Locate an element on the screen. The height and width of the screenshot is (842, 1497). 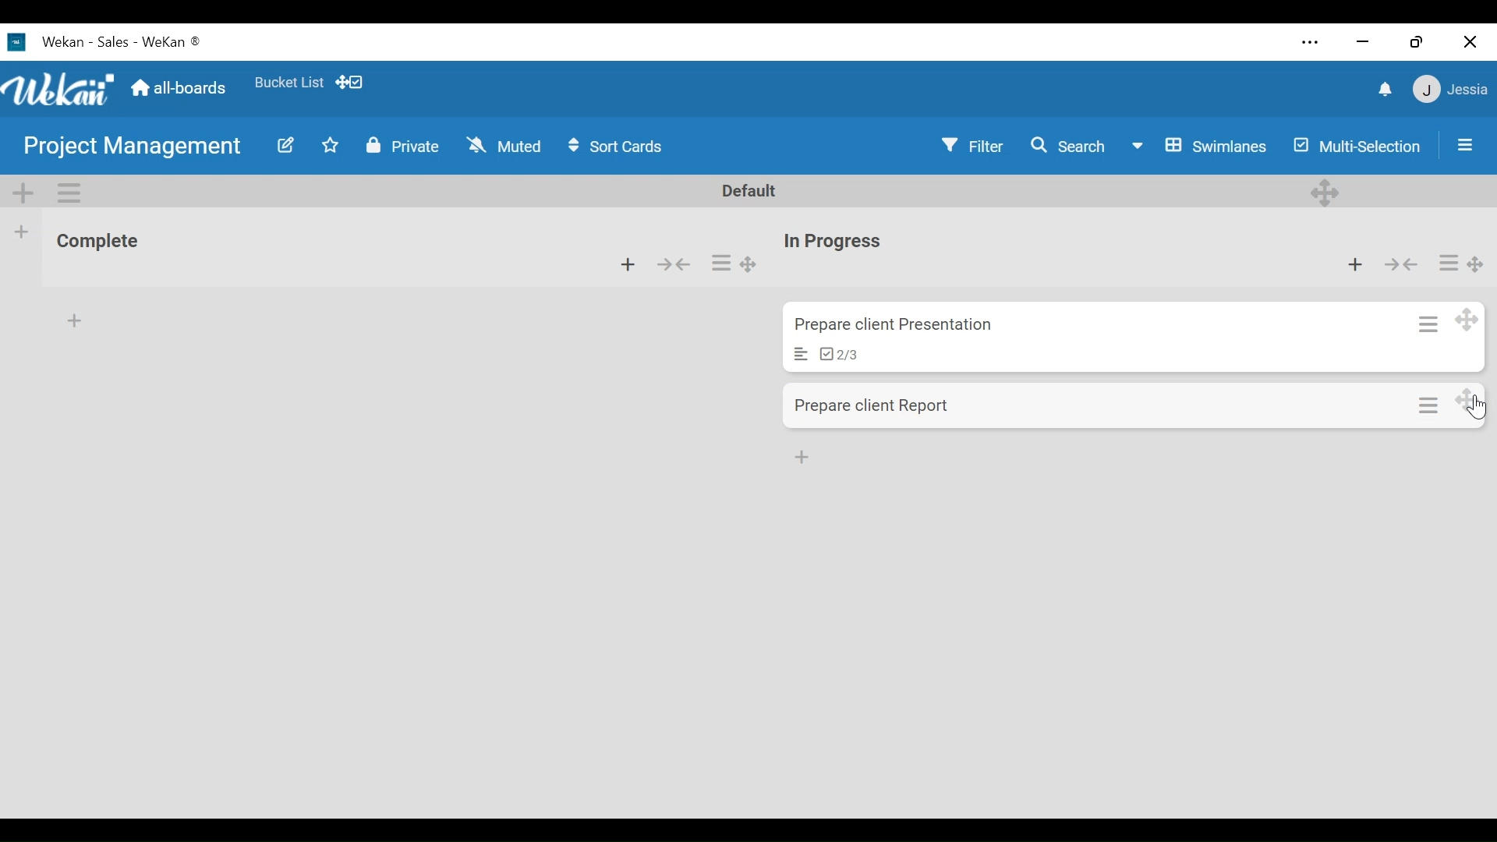
Wekan logo is located at coordinates (19, 42).